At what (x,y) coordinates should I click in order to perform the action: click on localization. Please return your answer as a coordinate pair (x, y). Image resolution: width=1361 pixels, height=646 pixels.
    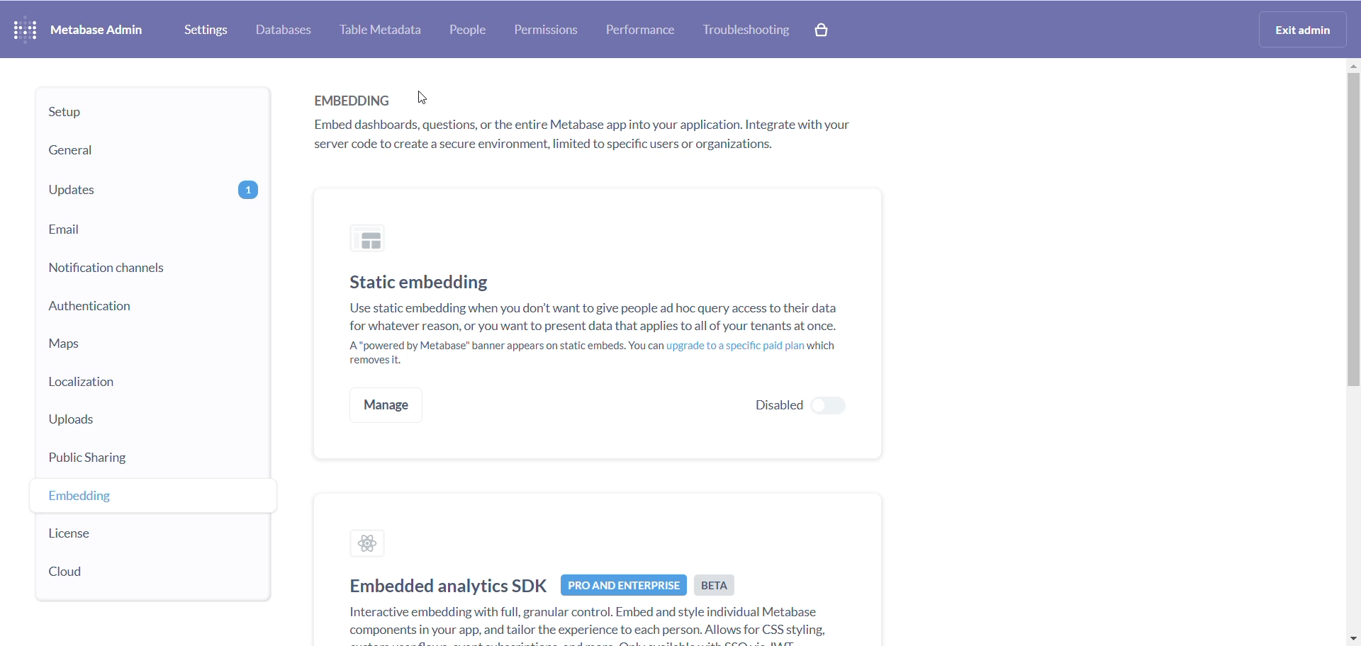
    Looking at the image, I should click on (122, 385).